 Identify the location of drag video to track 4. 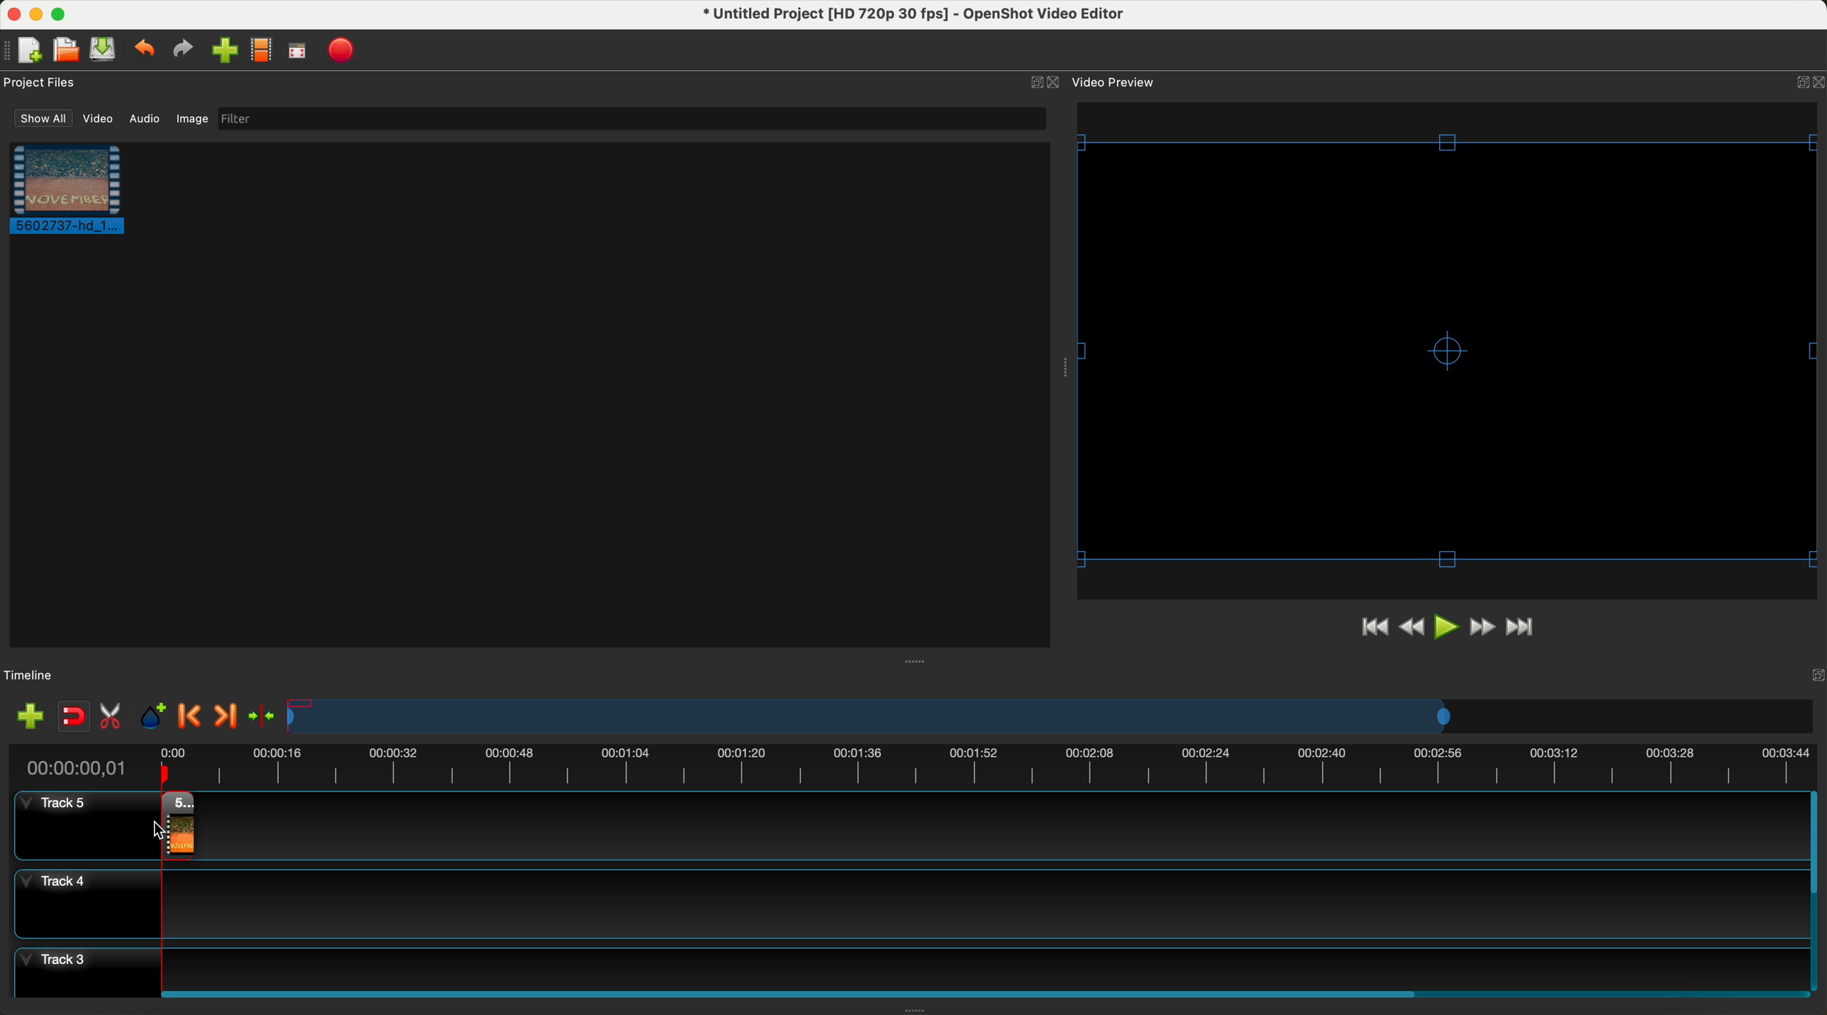
(174, 826).